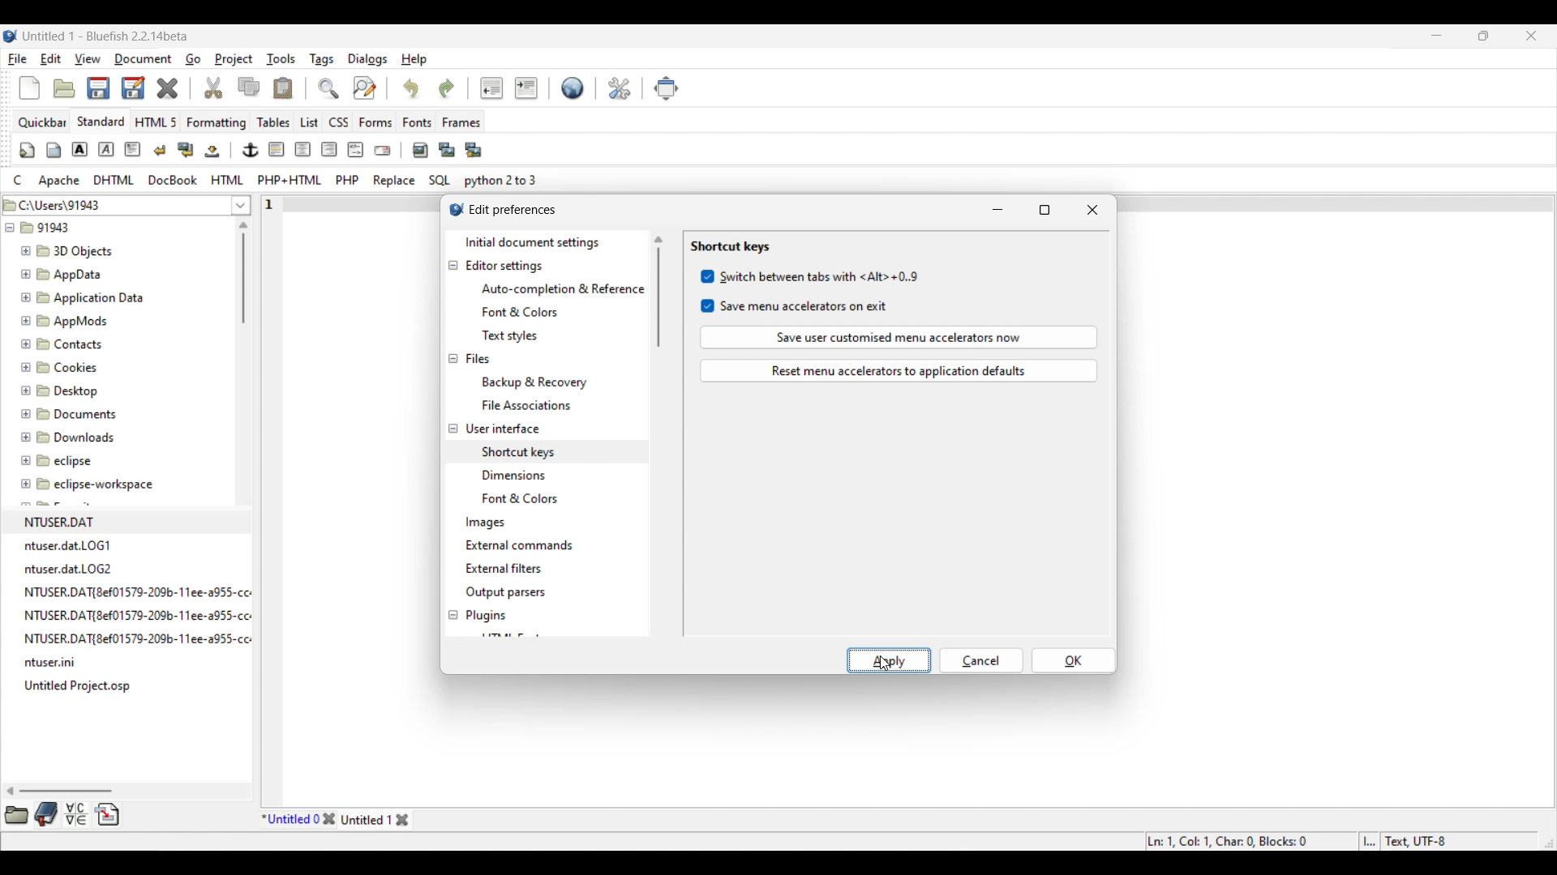  Describe the element at coordinates (546, 242) in the screenshot. I see `Initial document setting, current selection highlighted` at that location.